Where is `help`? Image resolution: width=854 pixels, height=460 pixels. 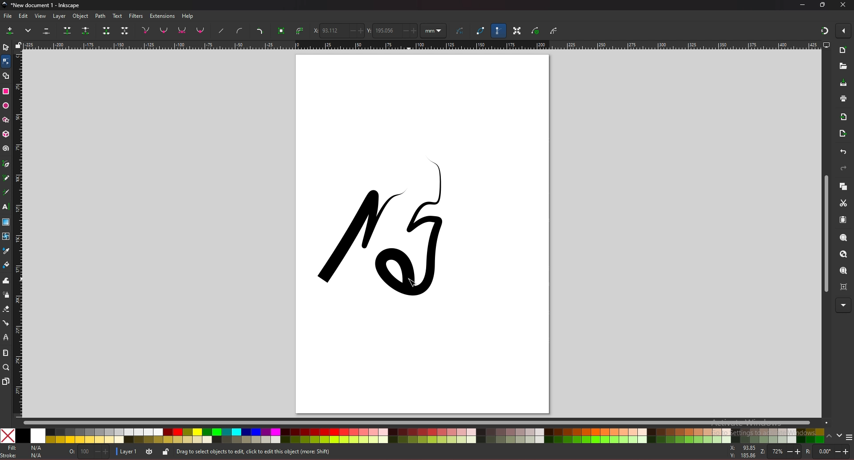 help is located at coordinates (188, 16).